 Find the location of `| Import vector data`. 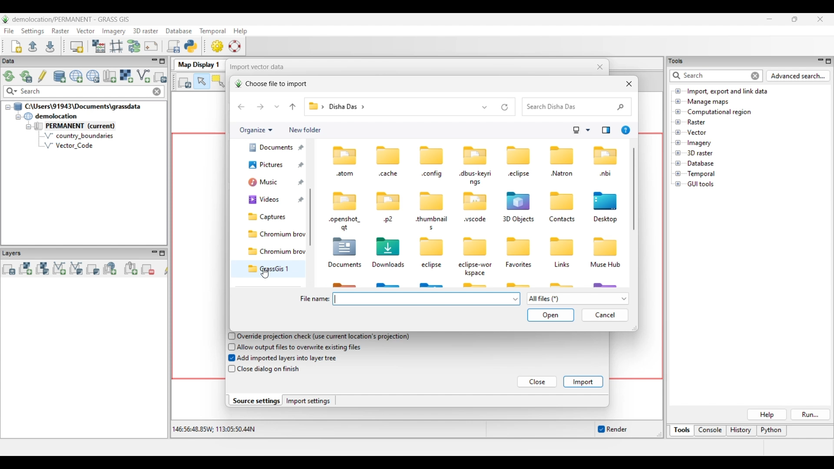

| Import vector data is located at coordinates (255, 67).